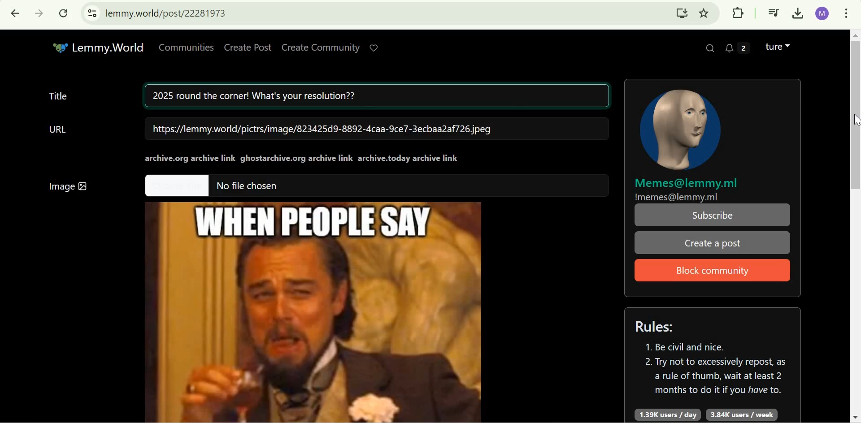 Image resolution: width=861 pixels, height=423 pixels. I want to click on Extensions, so click(738, 13).